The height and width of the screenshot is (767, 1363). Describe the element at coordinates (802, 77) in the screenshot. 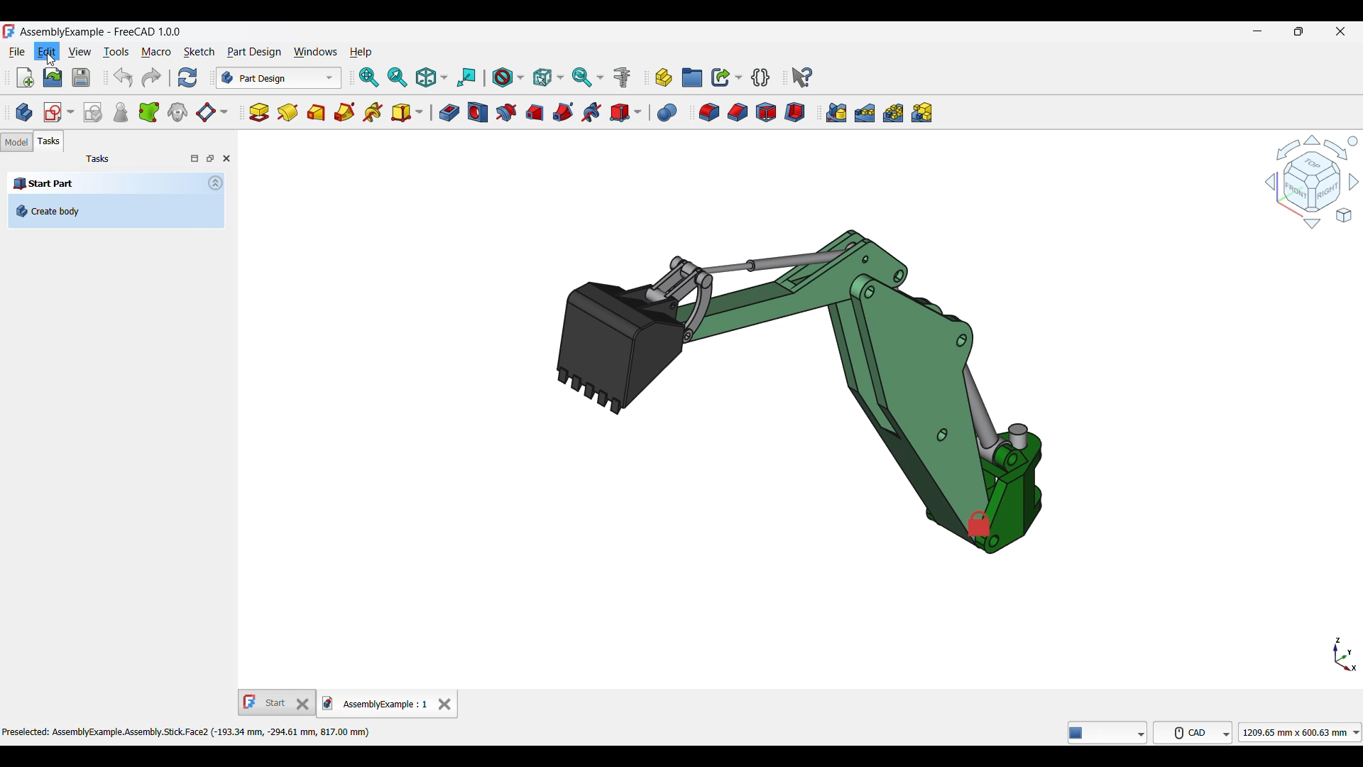

I see `What's this` at that location.